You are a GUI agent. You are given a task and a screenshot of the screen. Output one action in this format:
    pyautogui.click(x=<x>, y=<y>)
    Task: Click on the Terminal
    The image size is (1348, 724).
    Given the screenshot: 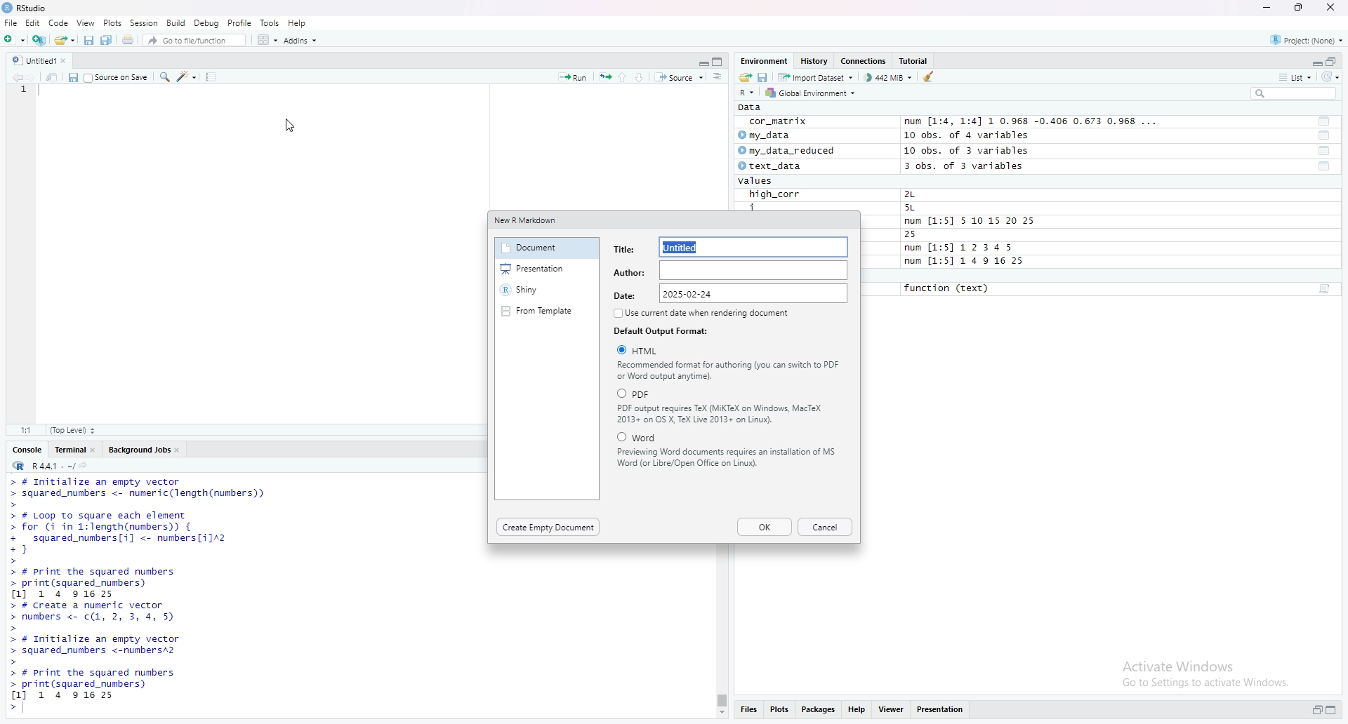 What is the action you would take?
    pyautogui.click(x=67, y=452)
    